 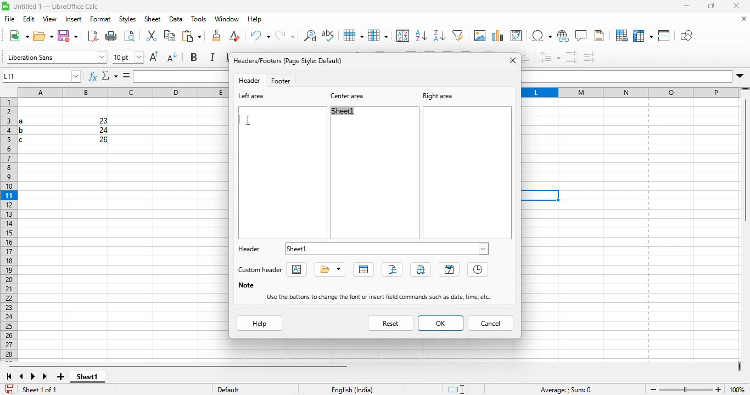 I want to click on page, so click(x=392, y=267).